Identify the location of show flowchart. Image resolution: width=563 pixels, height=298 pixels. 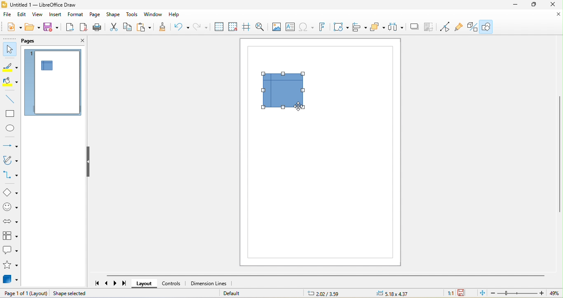
(50, 66).